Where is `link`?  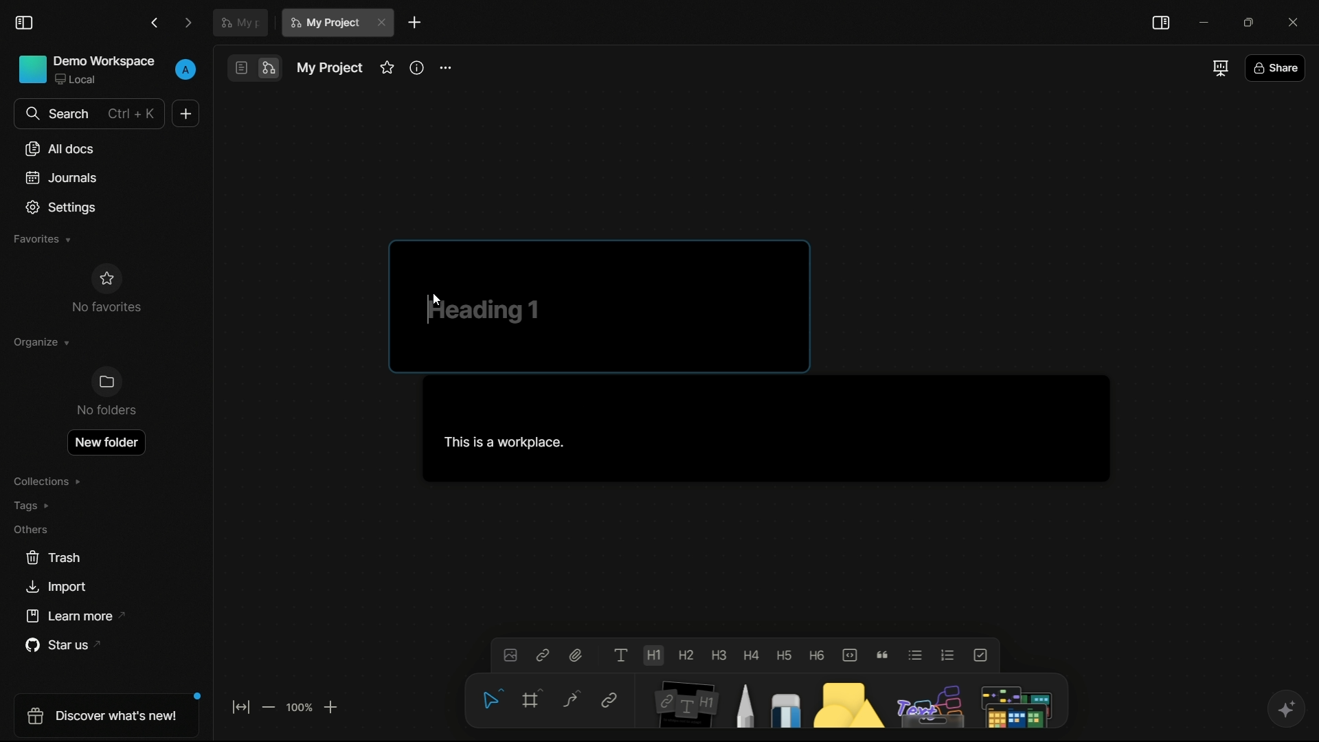
link is located at coordinates (609, 701).